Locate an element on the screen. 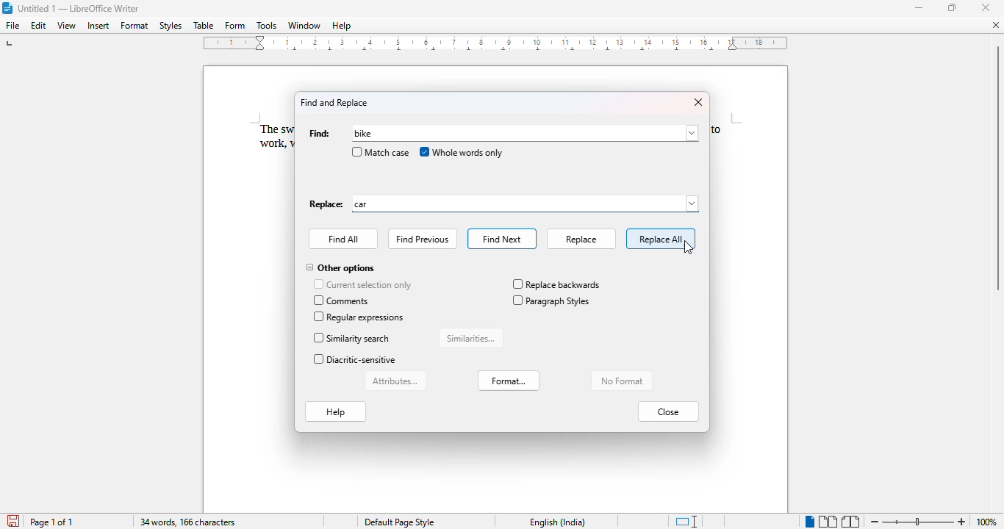 The image size is (1004, 529). regular expressions is located at coordinates (360, 317).